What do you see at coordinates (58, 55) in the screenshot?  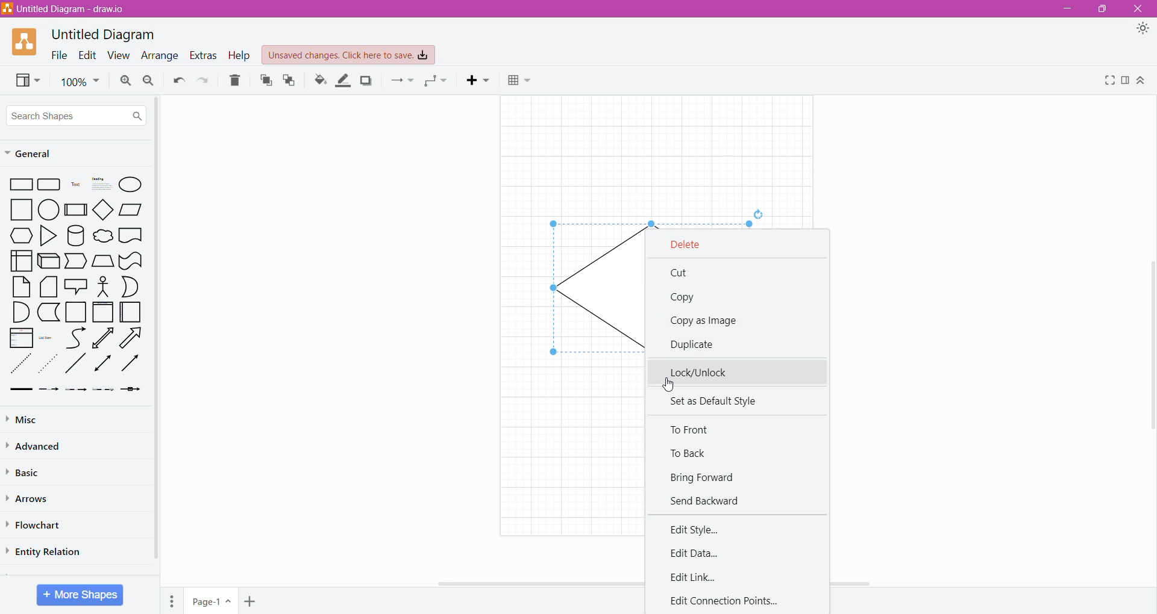 I see `File` at bounding box center [58, 55].